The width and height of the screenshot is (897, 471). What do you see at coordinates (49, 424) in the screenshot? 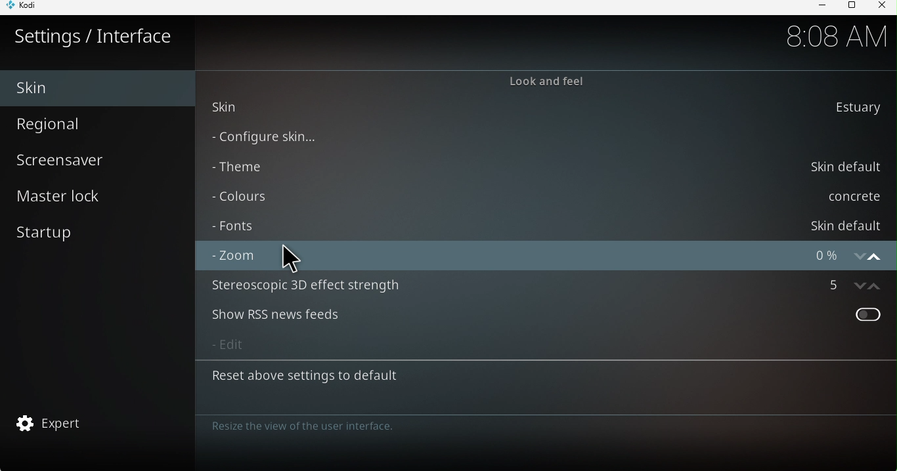
I see `Expert` at bounding box center [49, 424].